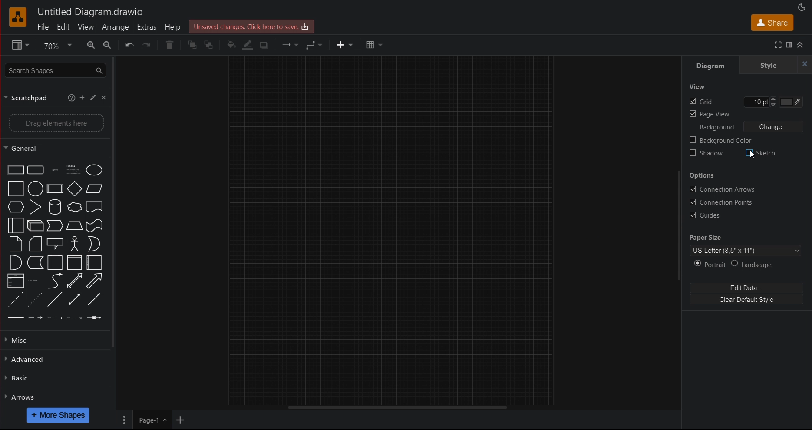 The height and width of the screenshot is (430, 812). I want to click on Insert, so click(342, 44).